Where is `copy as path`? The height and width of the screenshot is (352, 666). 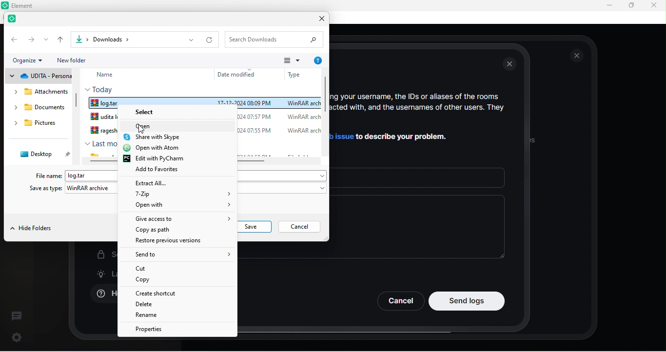 copy as path is located at coordinates (171, 230).